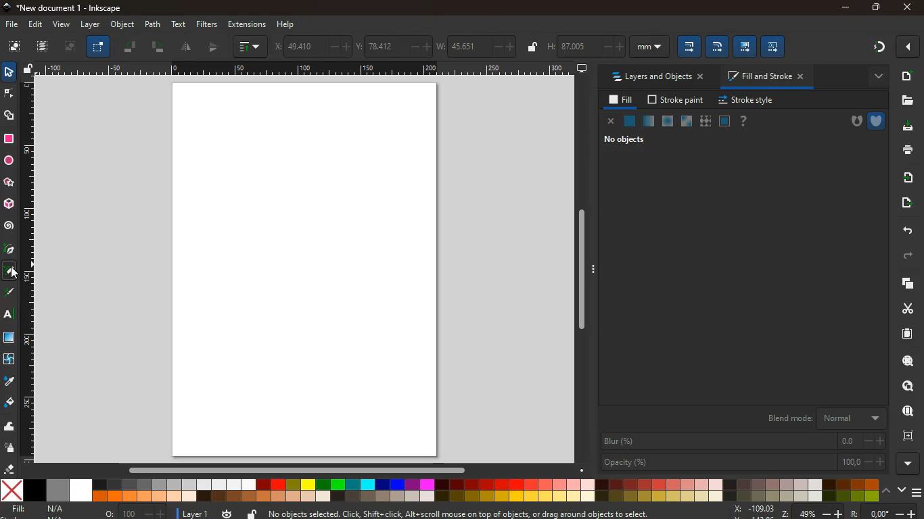  Describe the element at coordinates (584, 45) in the screenshot. I see `H` at that location.